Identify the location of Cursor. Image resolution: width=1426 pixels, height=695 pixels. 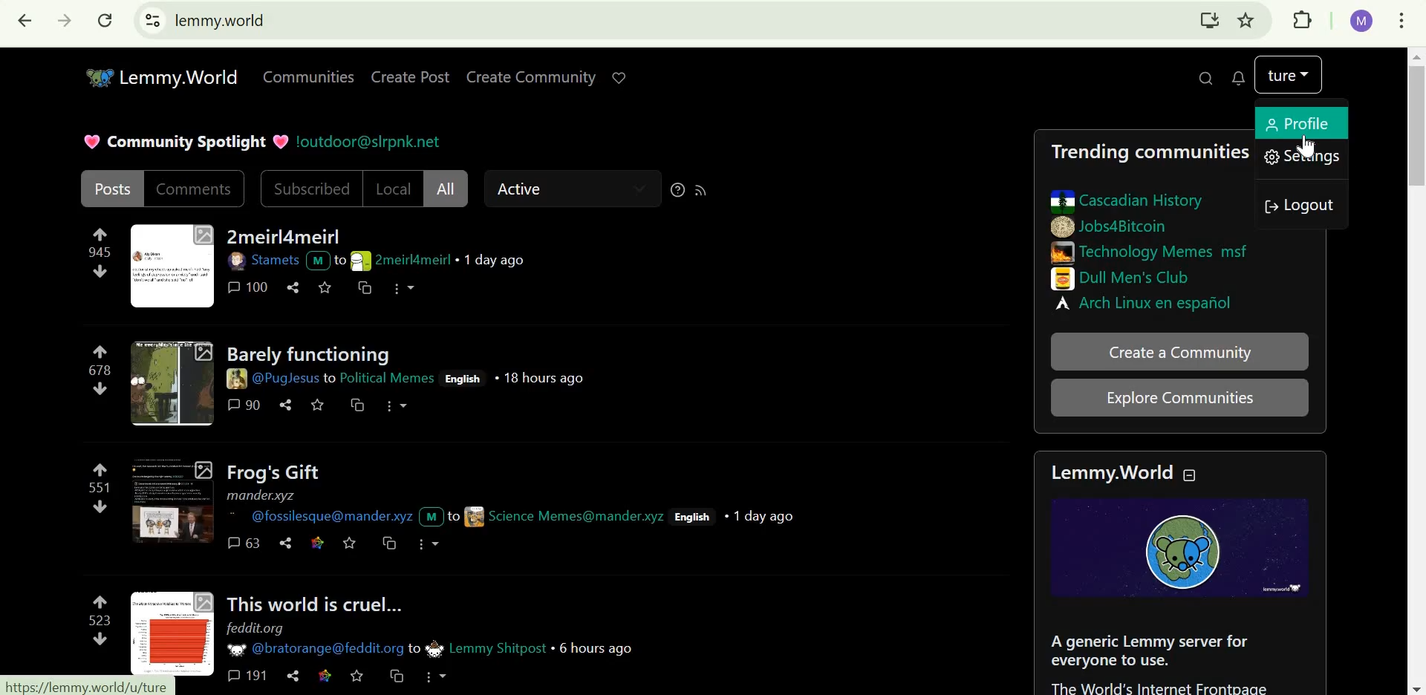
(1308, 149).